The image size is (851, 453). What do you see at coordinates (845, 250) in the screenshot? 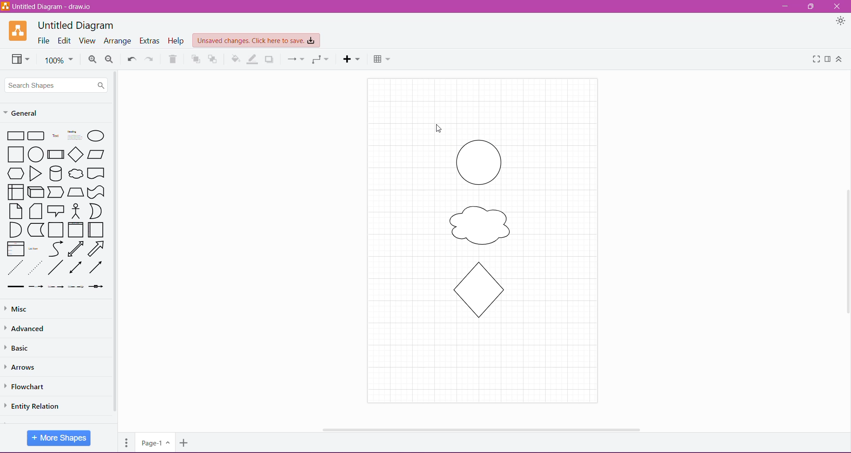
I see `Vertical Scroll Bar` at bounding box center [845, 250].